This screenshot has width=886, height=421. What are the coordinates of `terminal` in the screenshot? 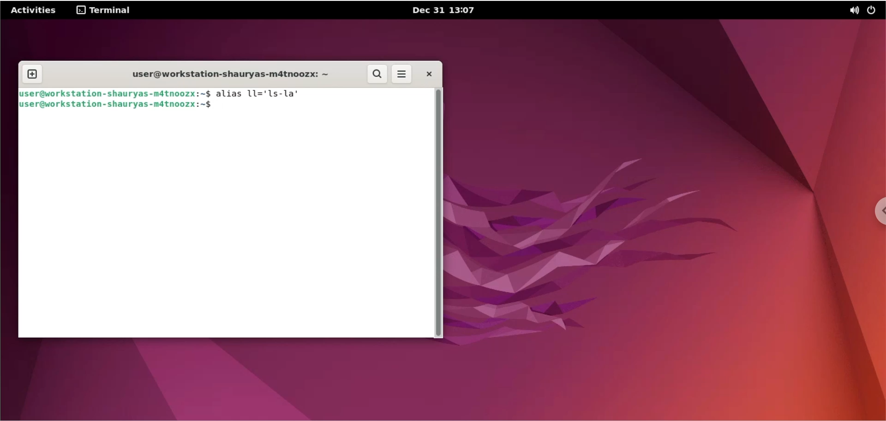 It's located at (102, 12).